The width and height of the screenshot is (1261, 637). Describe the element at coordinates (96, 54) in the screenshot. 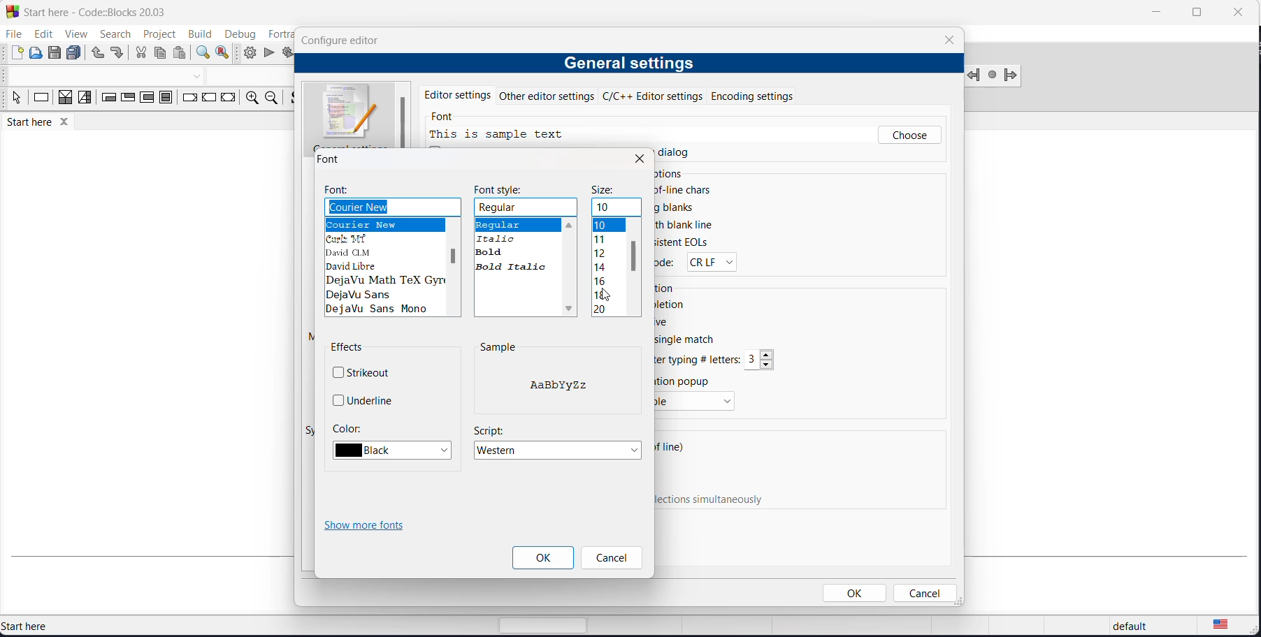

I see `undo` at that location.